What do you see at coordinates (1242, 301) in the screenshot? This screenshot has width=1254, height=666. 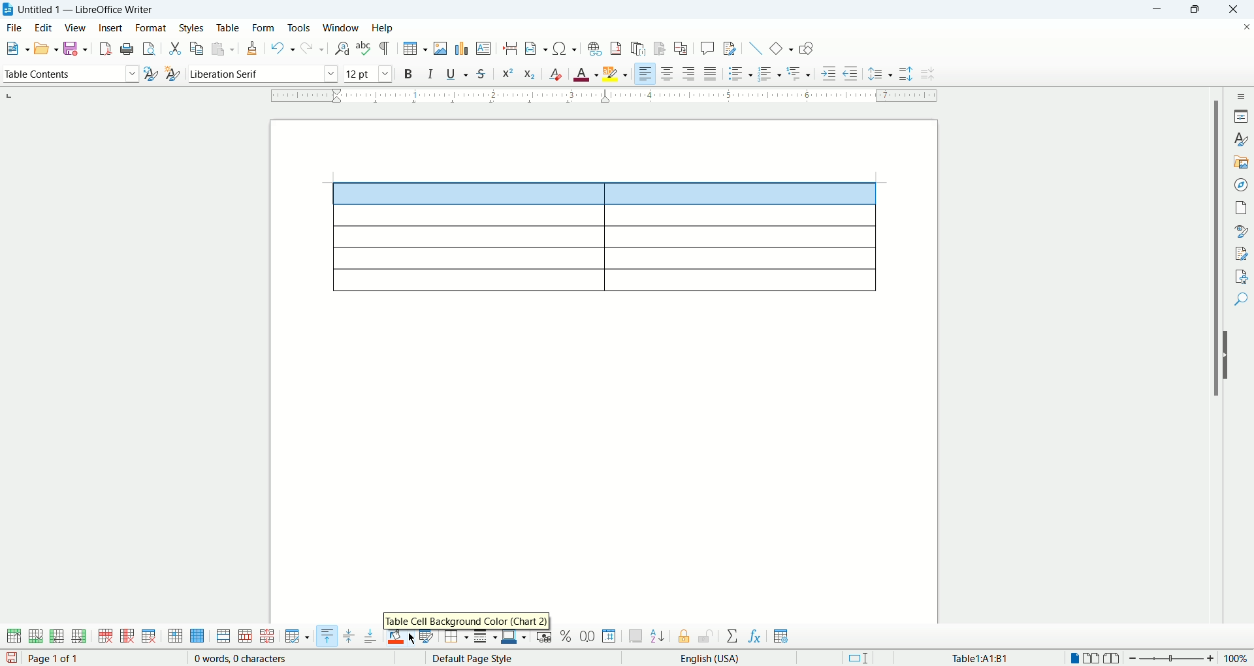 I see `find` at bounding box center [1242, 301].